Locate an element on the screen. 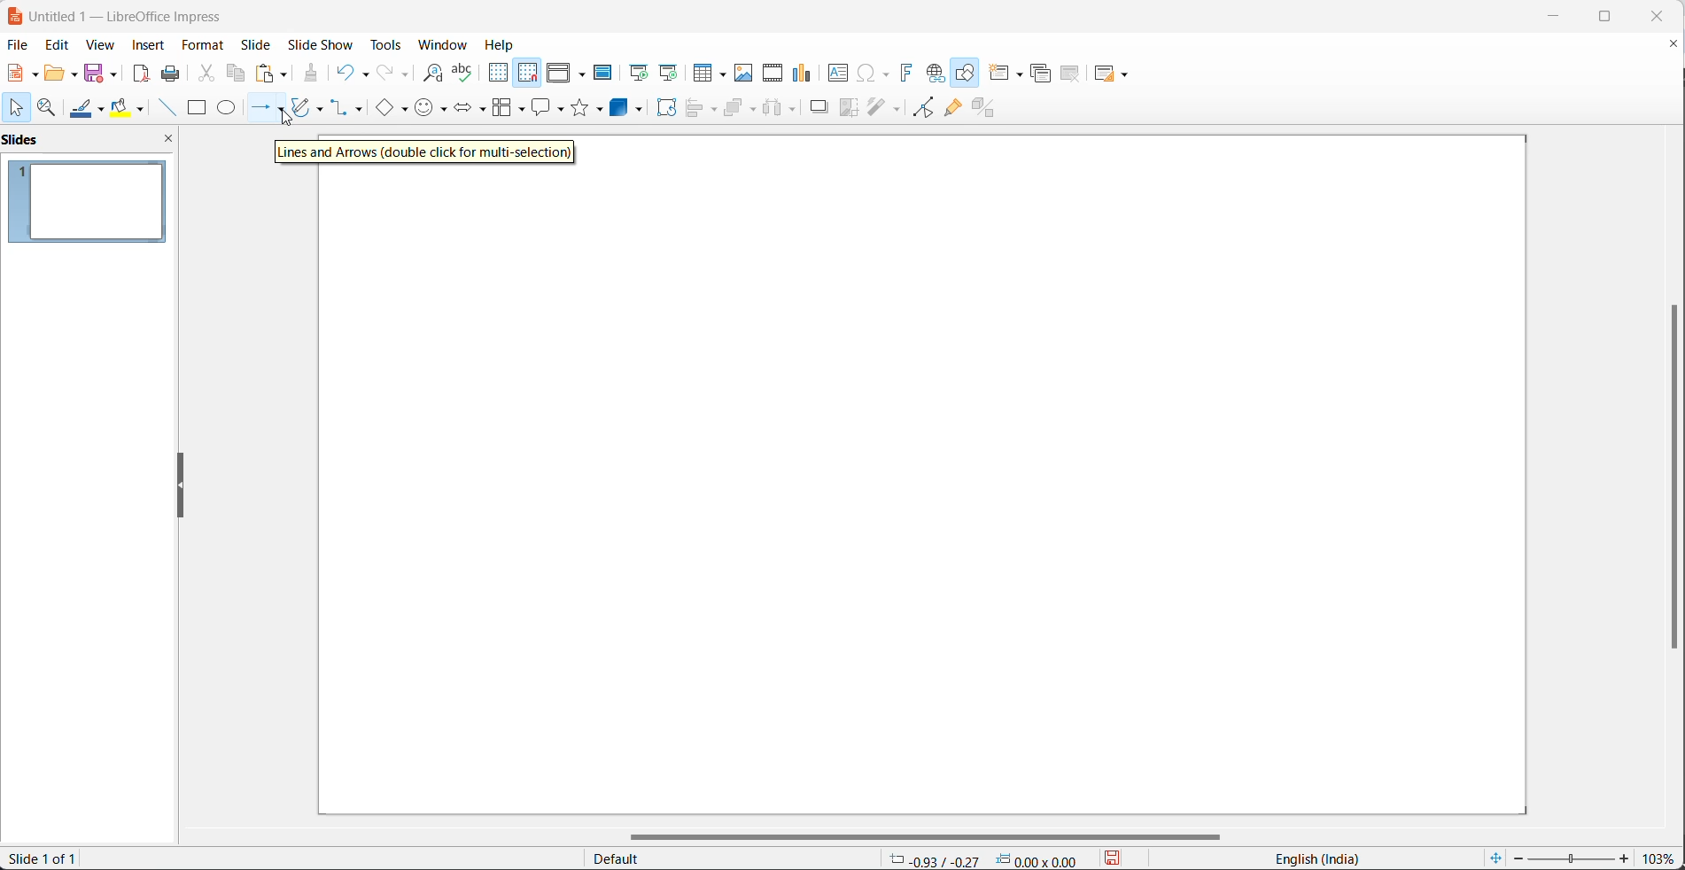  clone formatting is located at coordinates (310, 72).